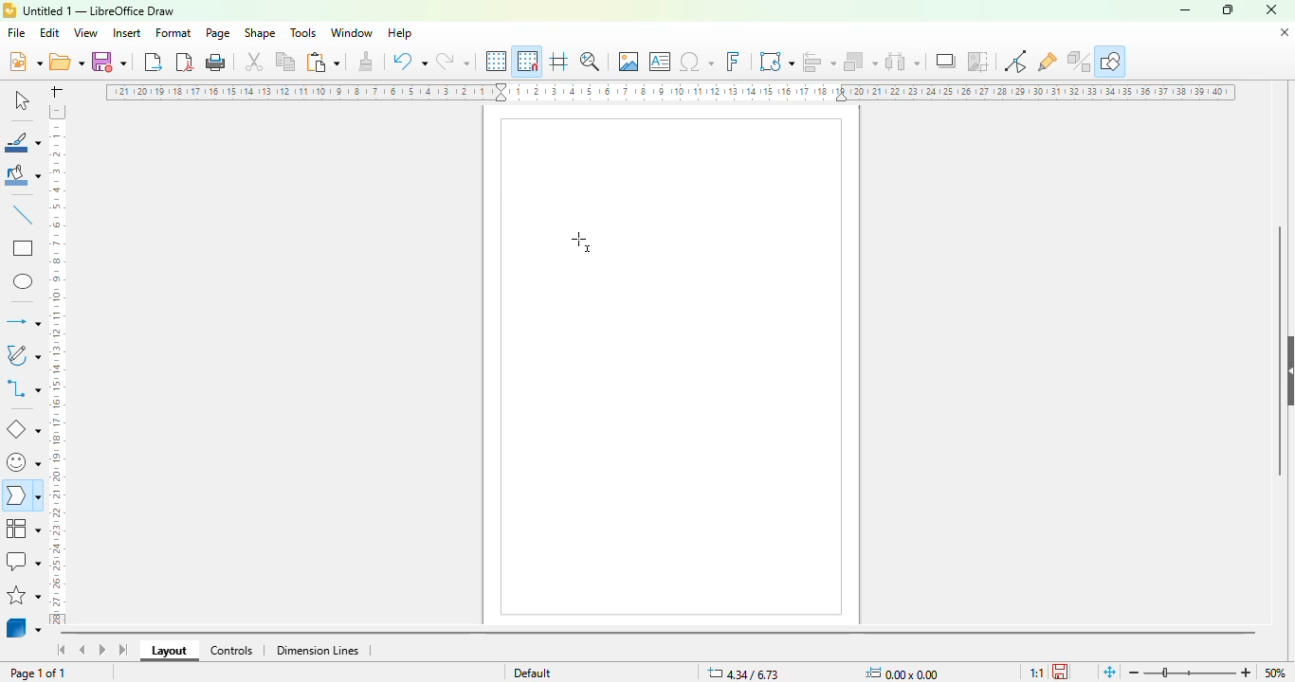 This screenshot has height=682, width=1295. I want to click on close document, so click(1285, 33).